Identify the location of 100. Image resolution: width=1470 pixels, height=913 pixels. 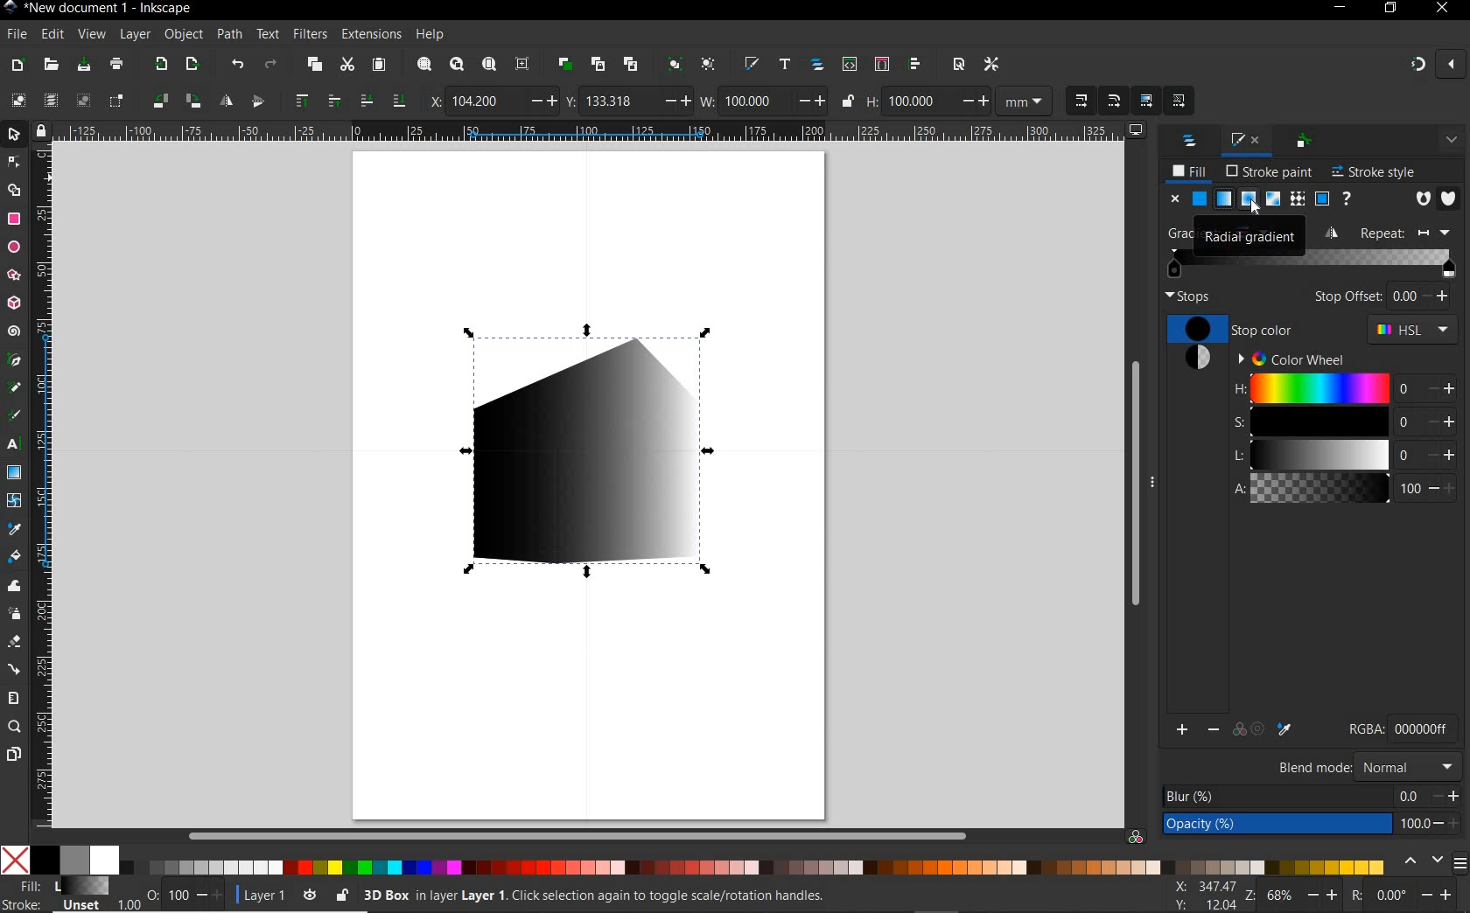
(915, 101).